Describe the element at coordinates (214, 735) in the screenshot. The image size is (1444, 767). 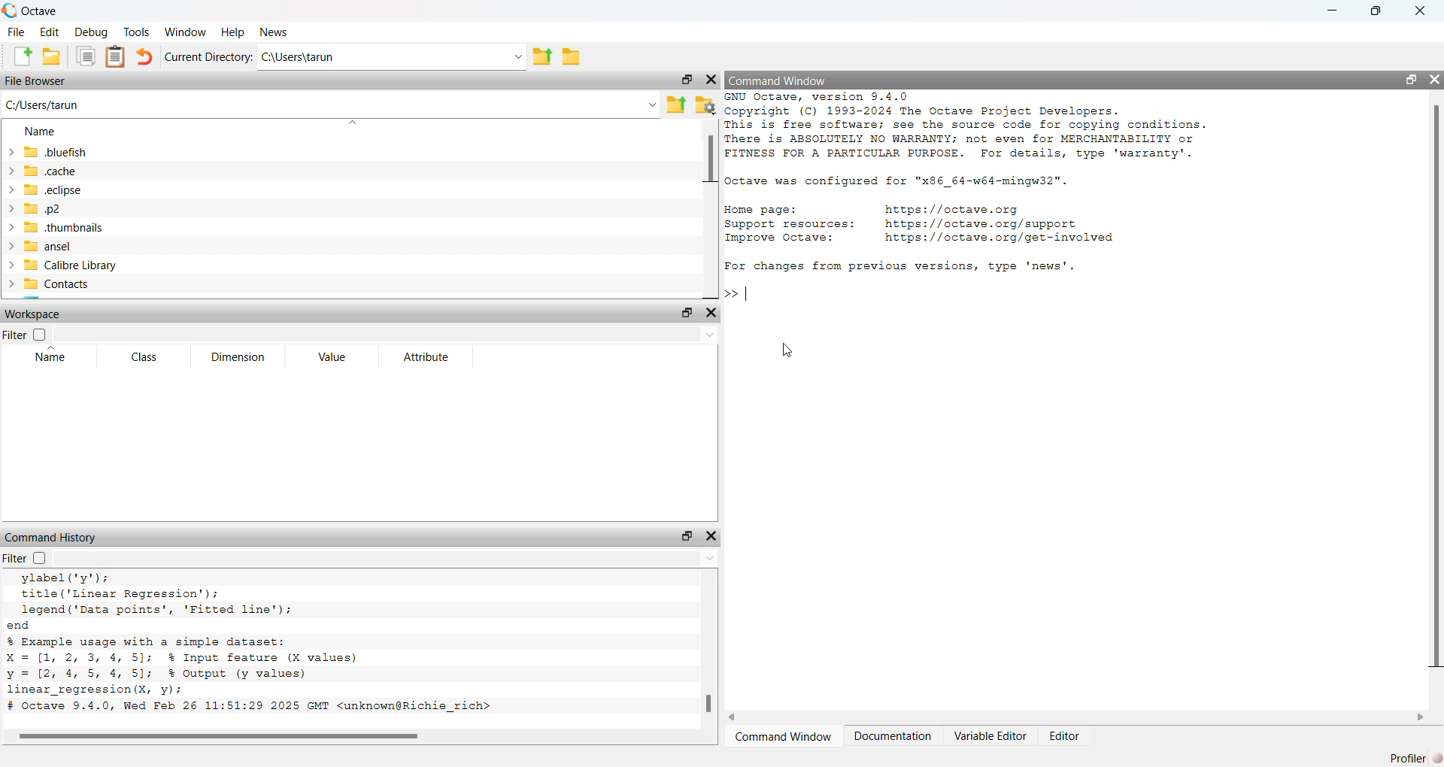
I see `scrollbar` at that location.